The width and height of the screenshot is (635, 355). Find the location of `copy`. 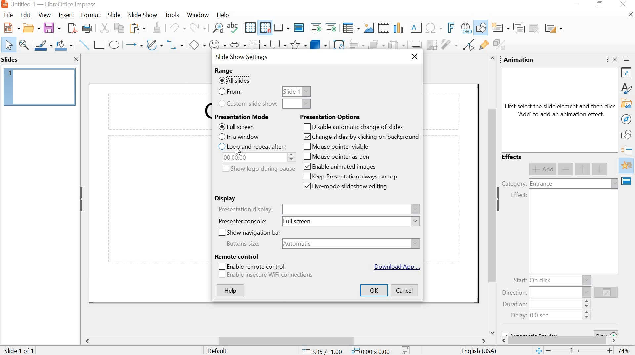

copy is located at coordinates (118, 28).